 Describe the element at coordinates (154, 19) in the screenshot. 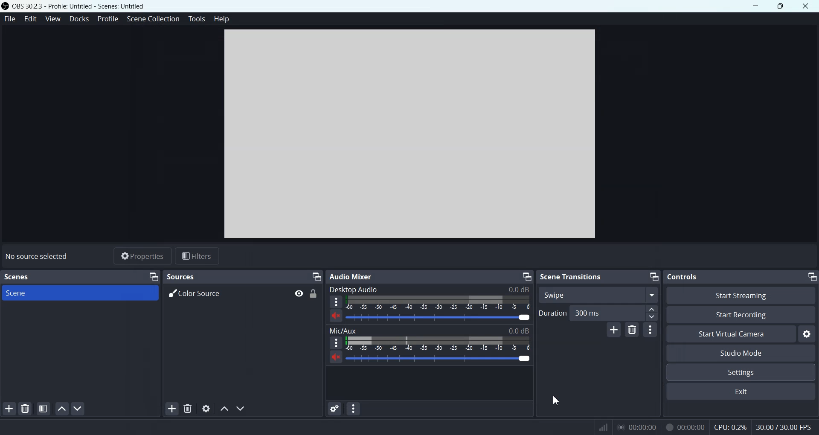

I see `Scene Collection` at that location.